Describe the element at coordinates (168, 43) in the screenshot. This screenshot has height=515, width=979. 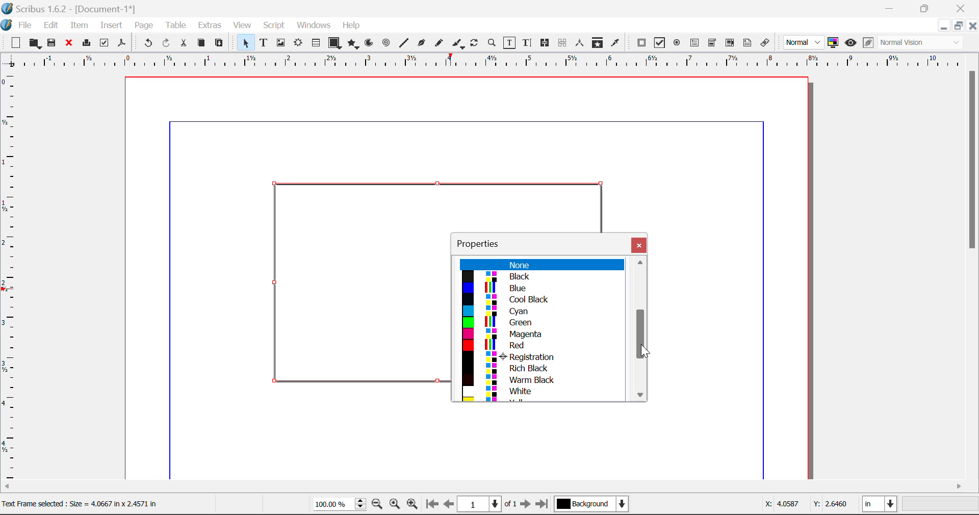
I see `Redo` at that location.